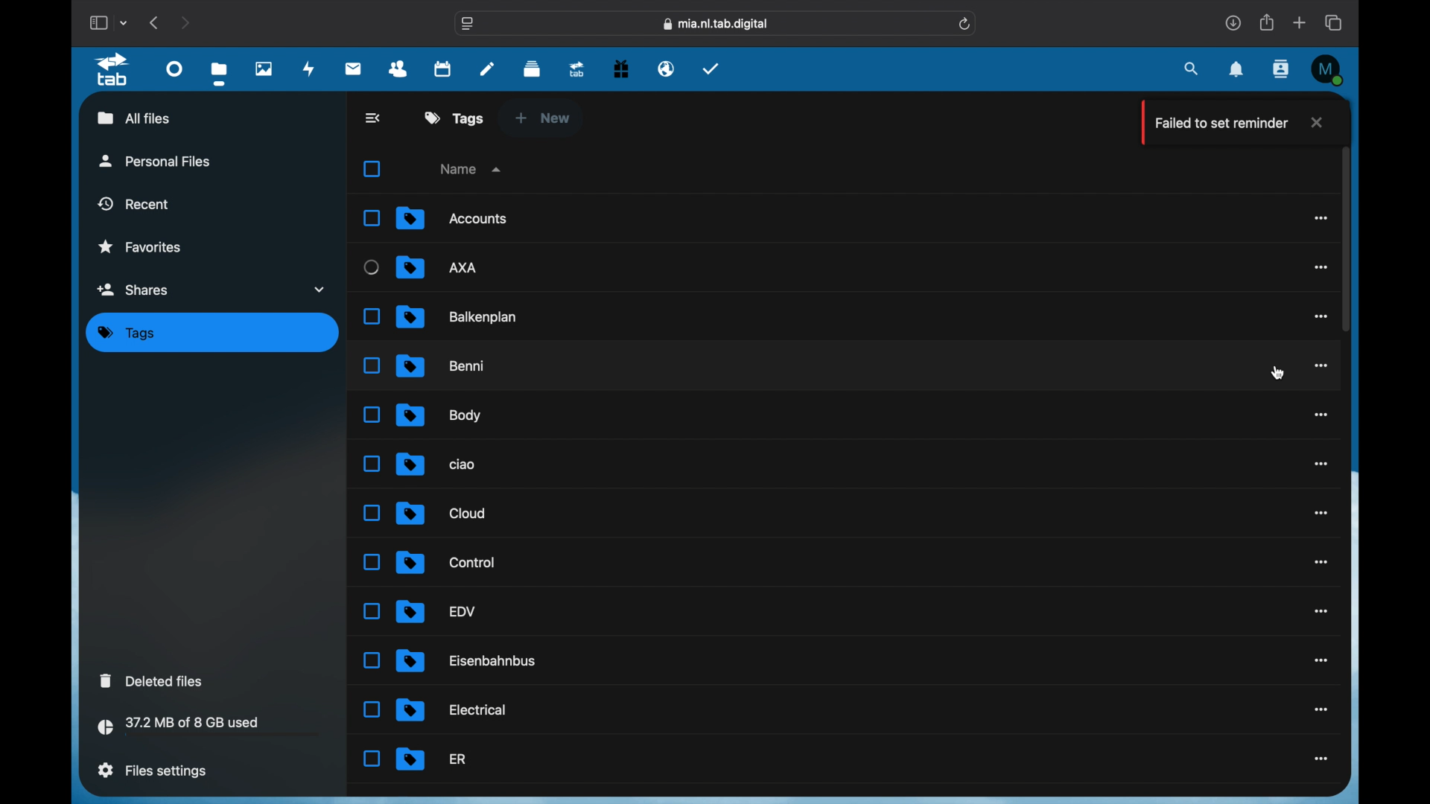 This screenshot has width=1430, height=804. What do you see at coordinates (371, 759) in the screenshot?
I see `Unselected Checkbox` at bounding box center [371, 759].